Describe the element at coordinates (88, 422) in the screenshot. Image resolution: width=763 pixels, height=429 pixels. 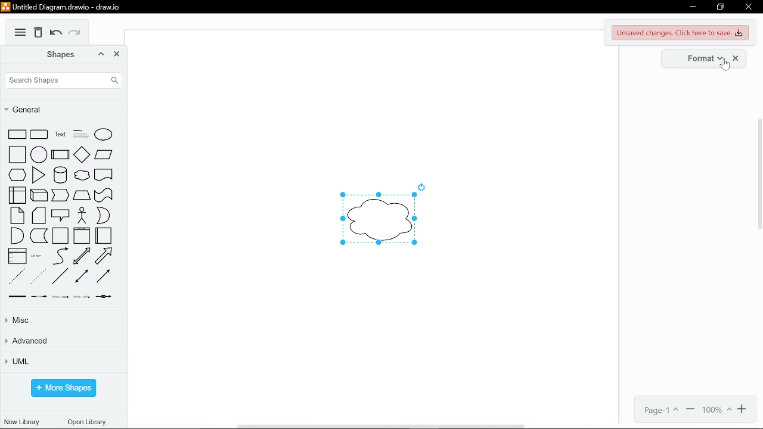
I see `open library` at that location.